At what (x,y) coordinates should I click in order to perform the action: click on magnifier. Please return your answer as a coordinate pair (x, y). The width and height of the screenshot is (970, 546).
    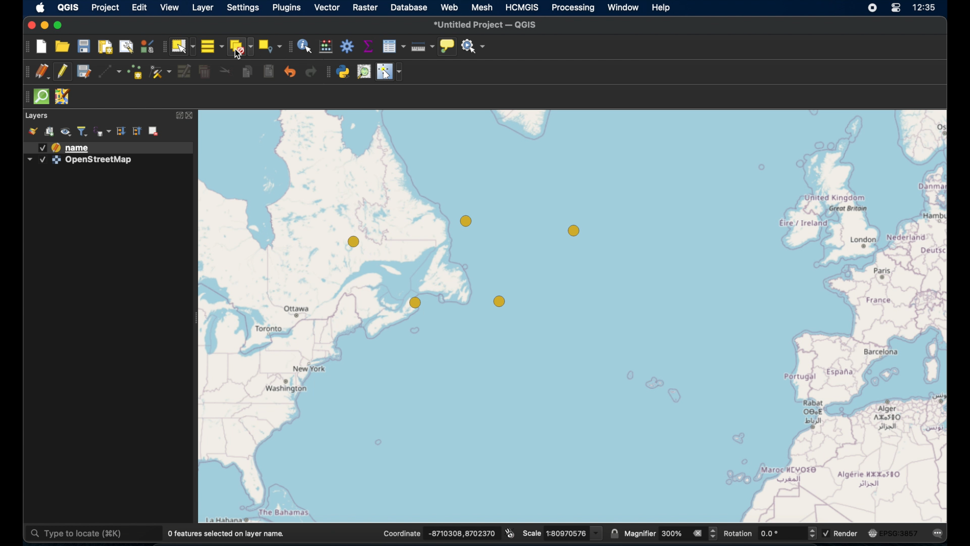
    Looking at the image, I should click on (640, 533).